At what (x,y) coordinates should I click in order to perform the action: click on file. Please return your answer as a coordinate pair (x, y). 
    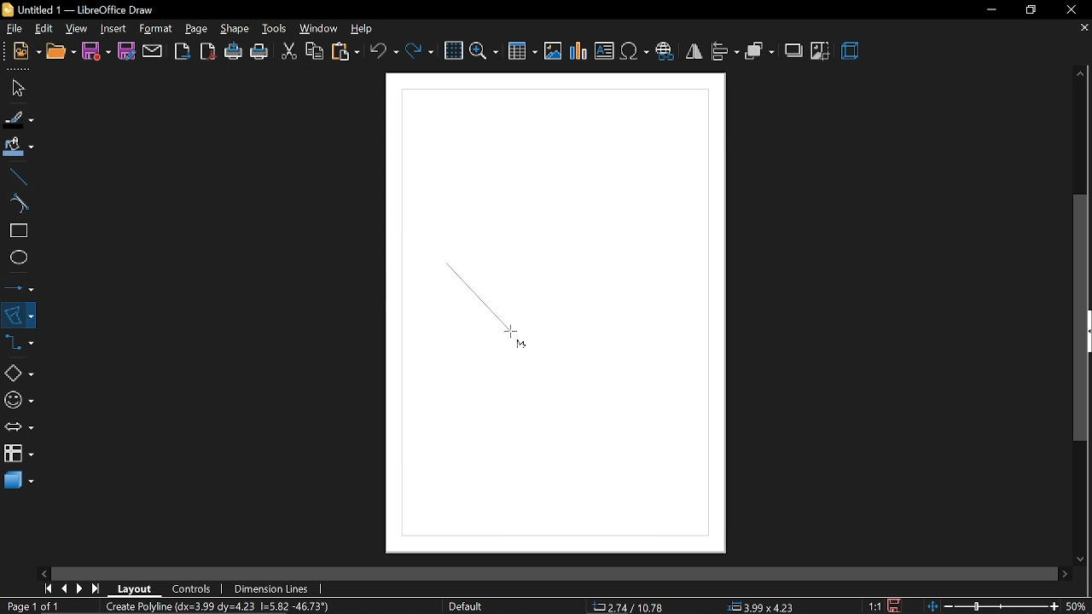
    Looking at the image, I should click on (15, 29).